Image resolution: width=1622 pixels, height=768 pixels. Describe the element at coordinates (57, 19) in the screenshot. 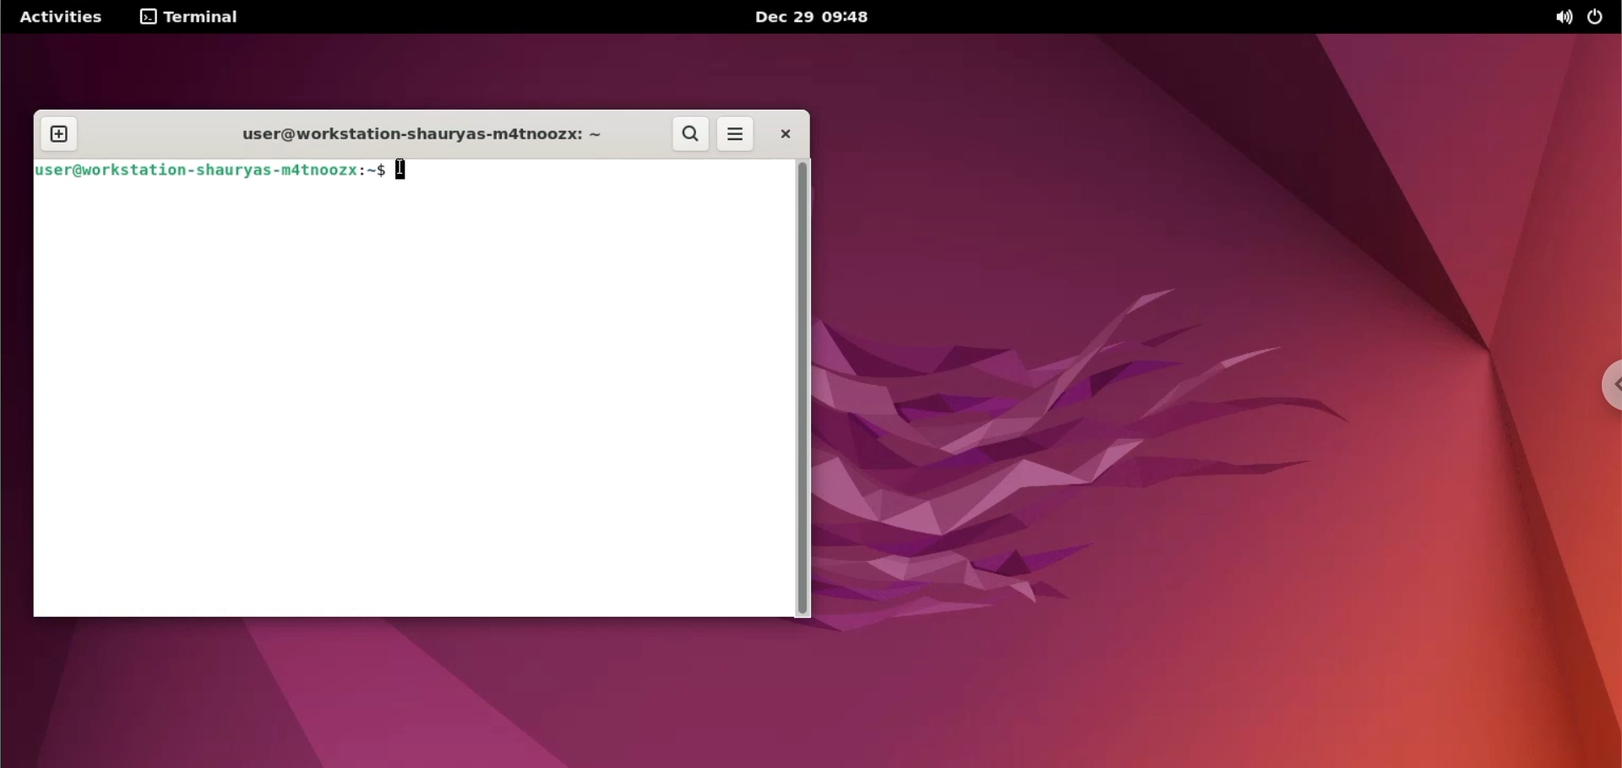

I see `Activities` at that location.